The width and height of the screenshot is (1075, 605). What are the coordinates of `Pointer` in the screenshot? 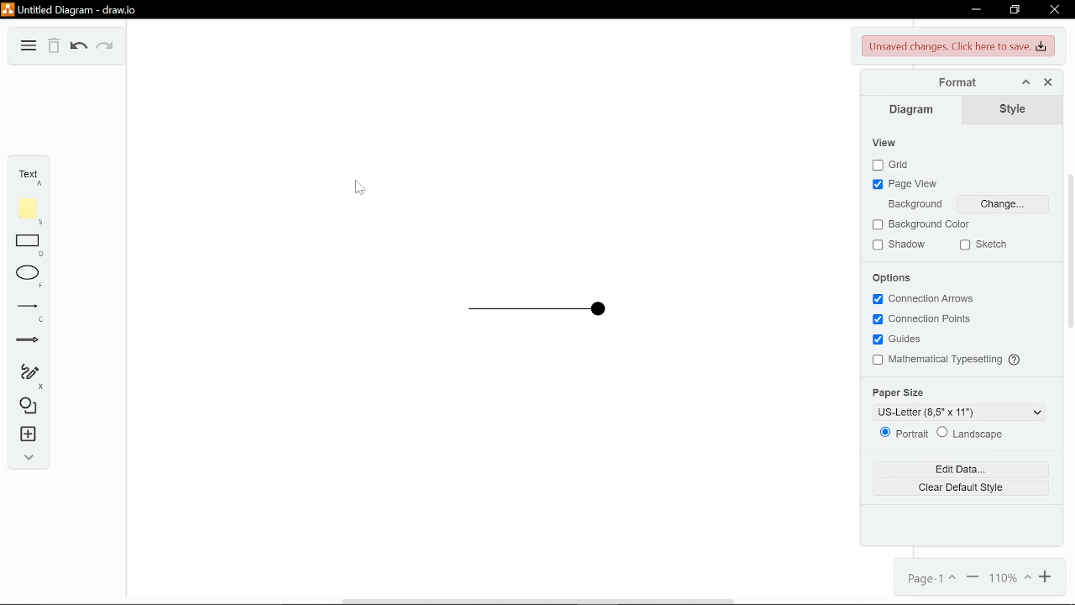 It's located at (360, 187).